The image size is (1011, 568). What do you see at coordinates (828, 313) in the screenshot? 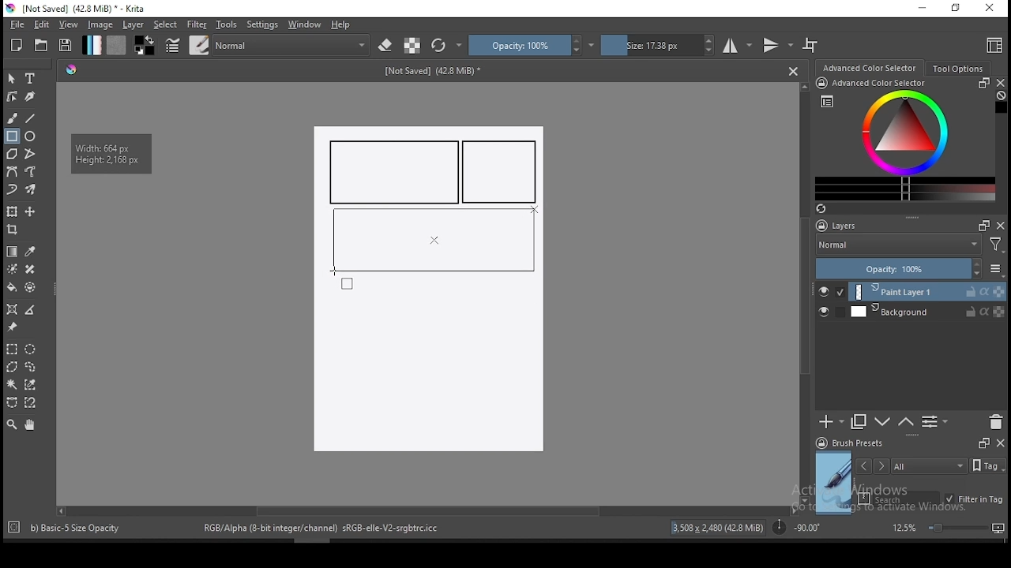
I see `layer visibility on/off` at bounding box center [828, 313].